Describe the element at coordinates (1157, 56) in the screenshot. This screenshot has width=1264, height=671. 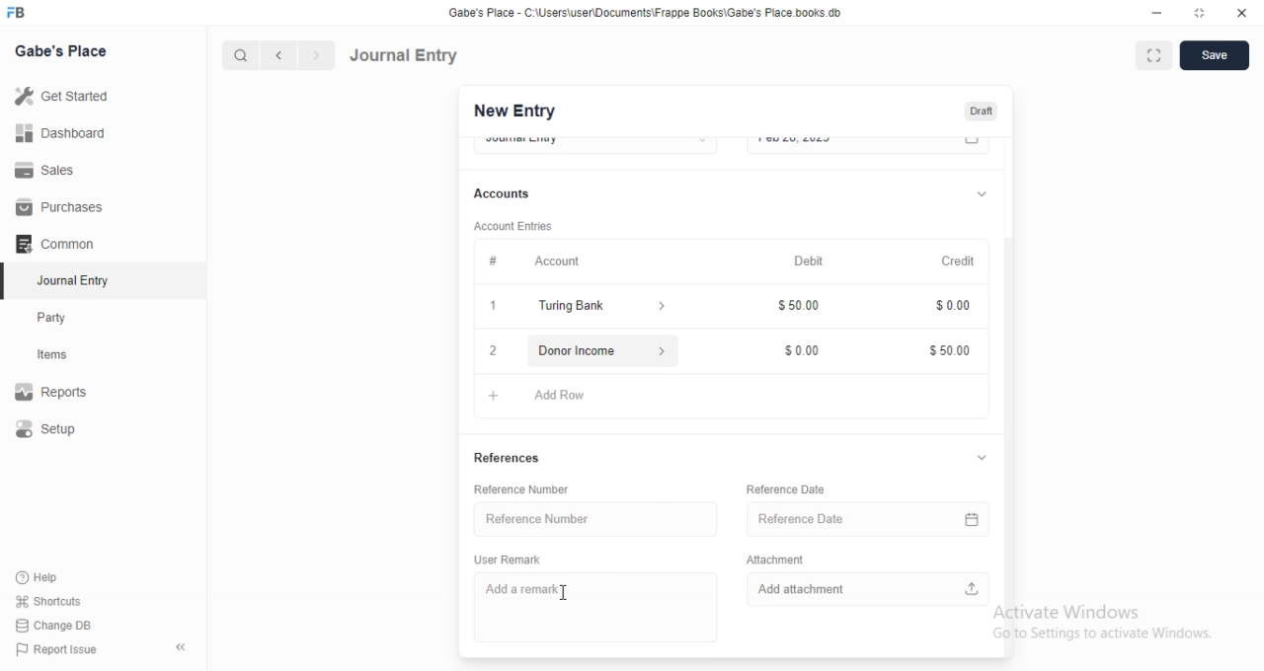
I see `full screen` at that location.